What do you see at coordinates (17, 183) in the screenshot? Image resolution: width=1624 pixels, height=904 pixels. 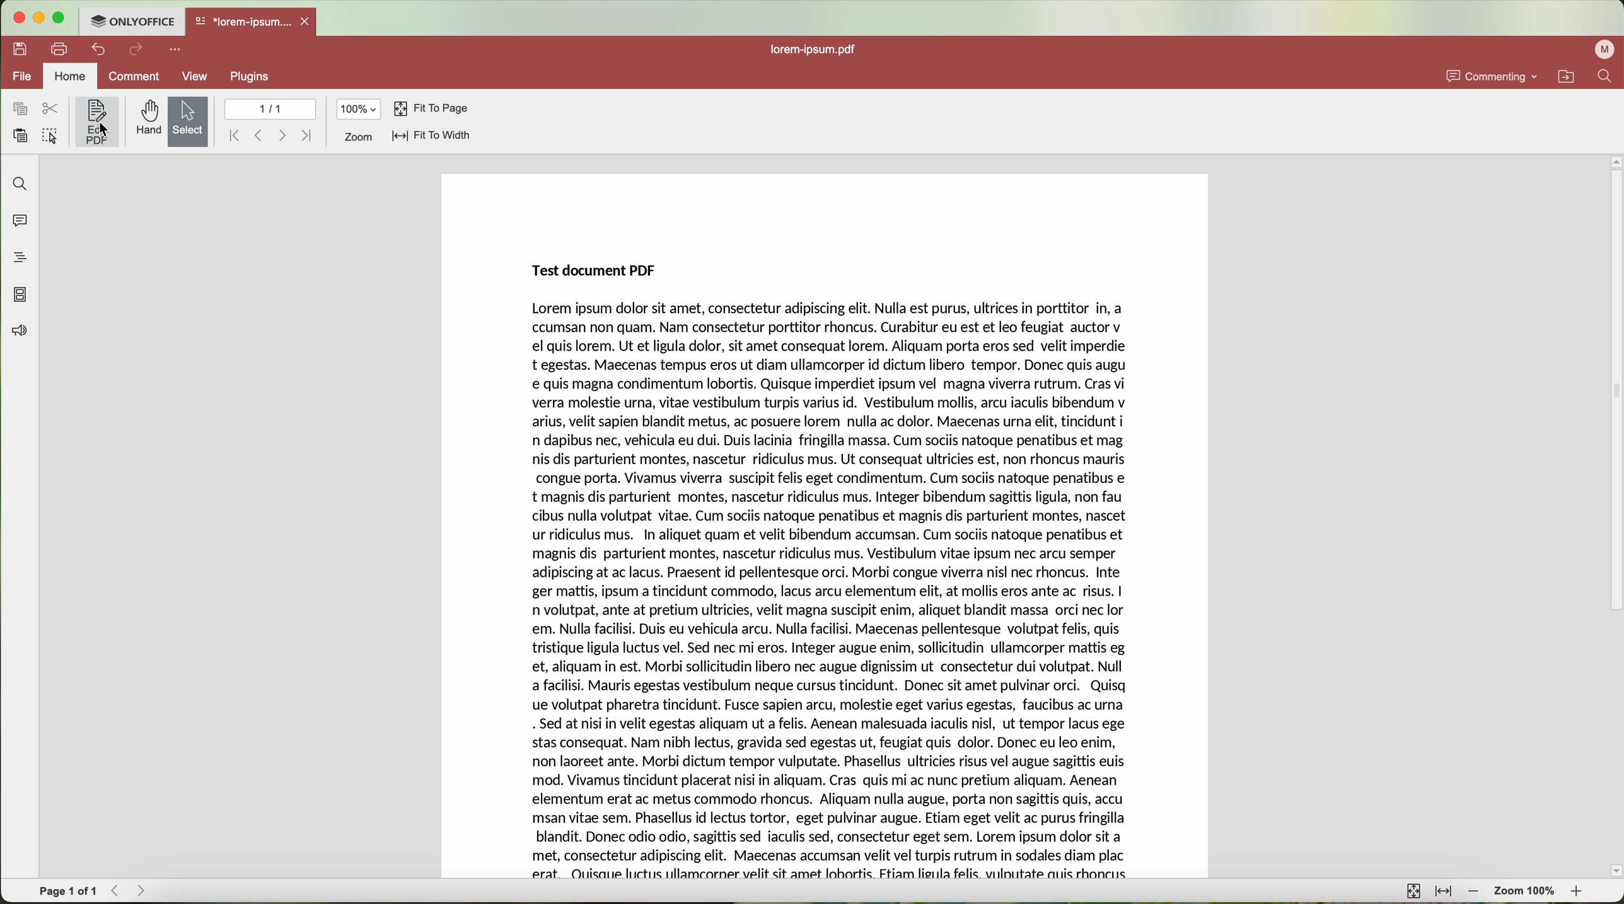 I see `find` at bounding box center [17, 183].